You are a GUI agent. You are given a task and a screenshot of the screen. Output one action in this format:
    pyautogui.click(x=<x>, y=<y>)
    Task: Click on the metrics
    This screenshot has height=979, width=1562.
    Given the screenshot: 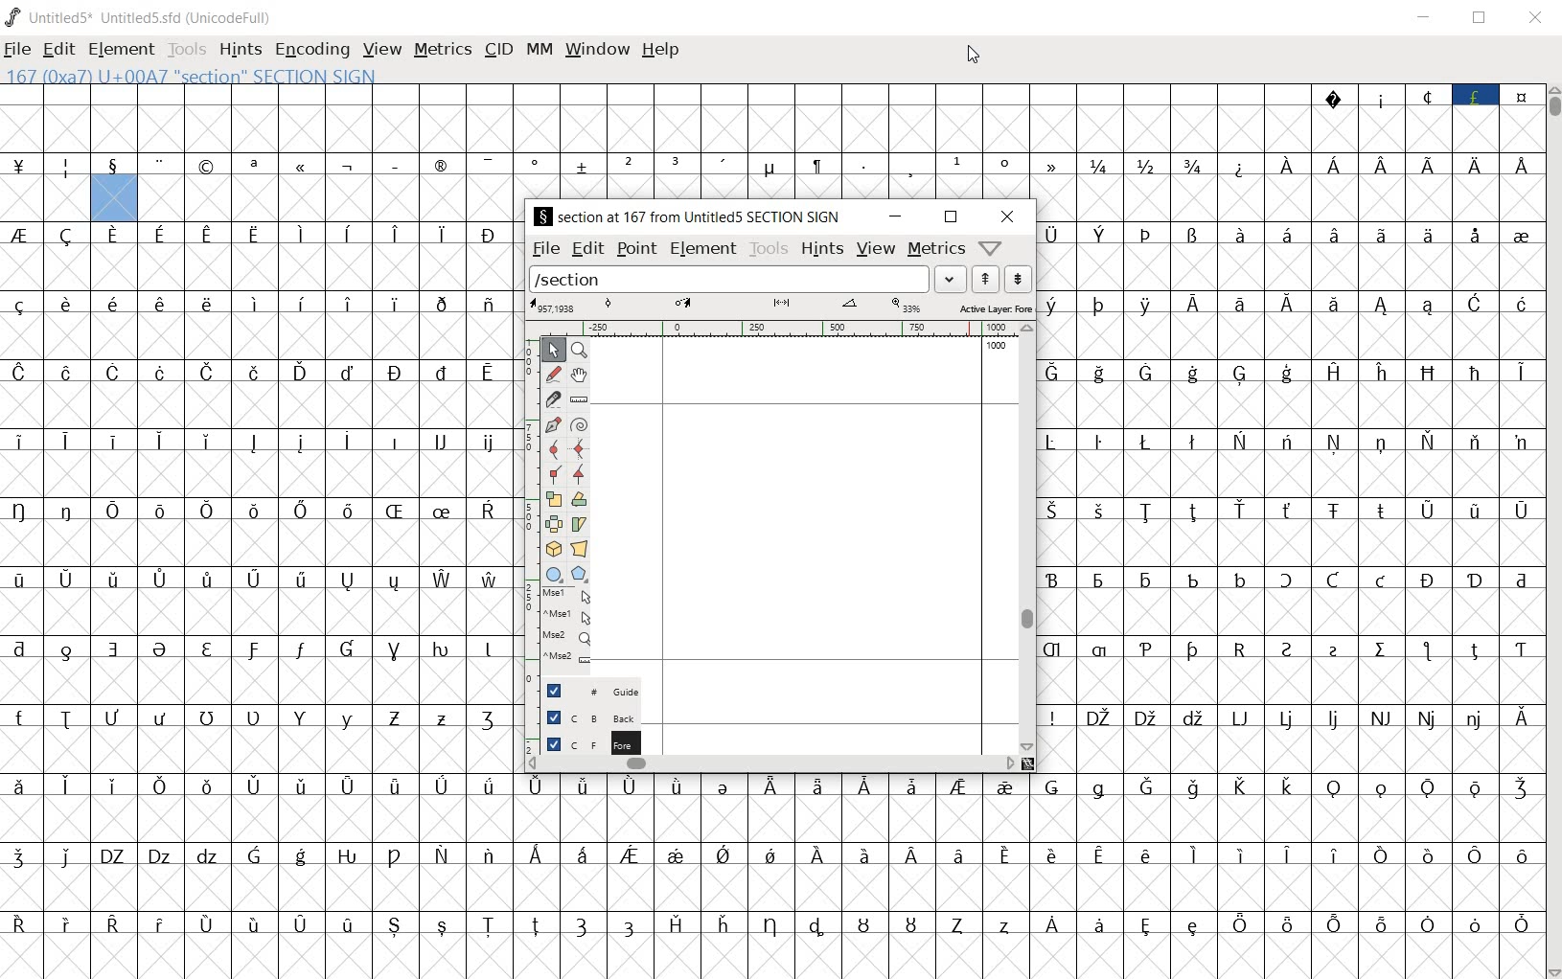 What is the action you would take?
    pyautogui.click(x=935, y=249)
    